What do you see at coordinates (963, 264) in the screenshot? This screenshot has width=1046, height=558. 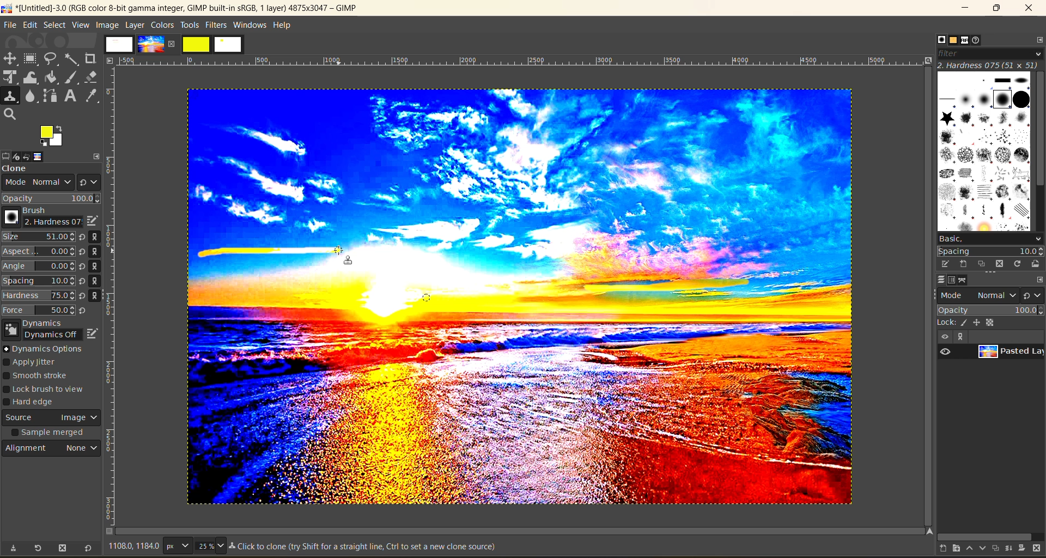 I see `create a new brush` at bounding box center [963, 264].